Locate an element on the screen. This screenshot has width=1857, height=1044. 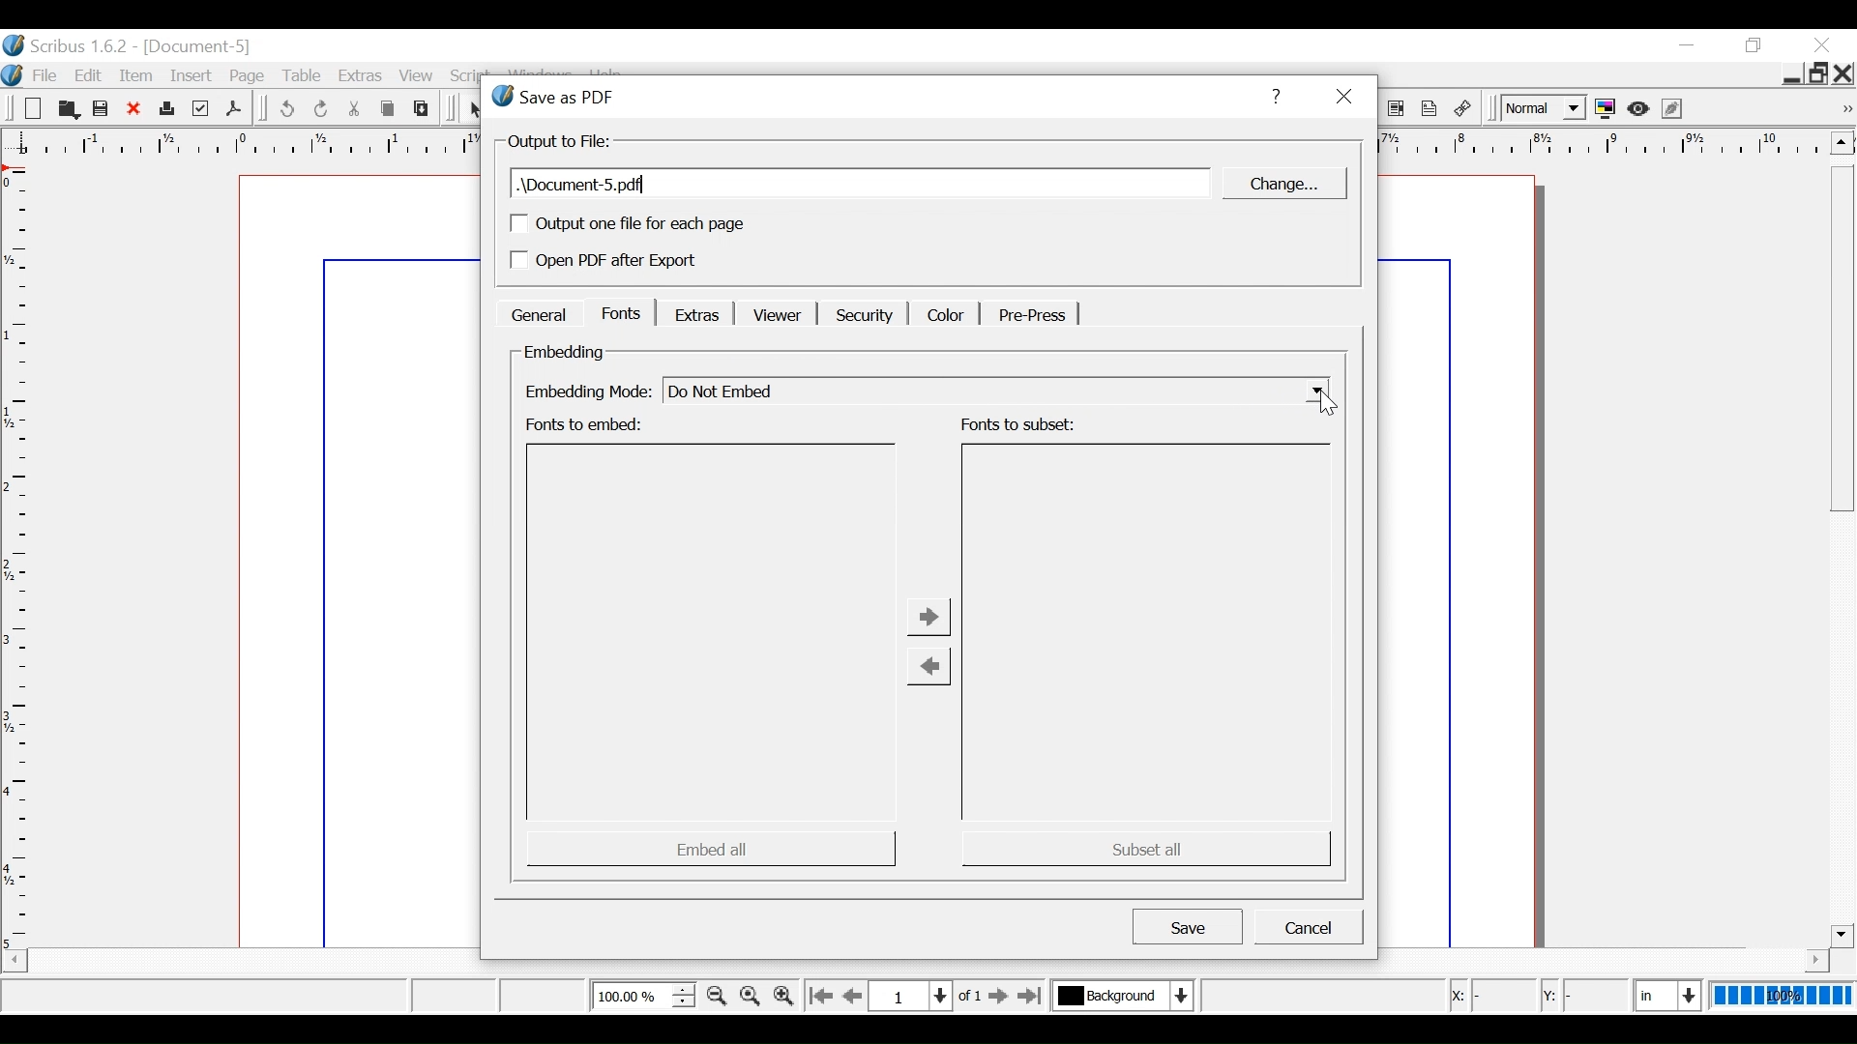
Edit in Preview mode is located at coordinates (1674, 108).